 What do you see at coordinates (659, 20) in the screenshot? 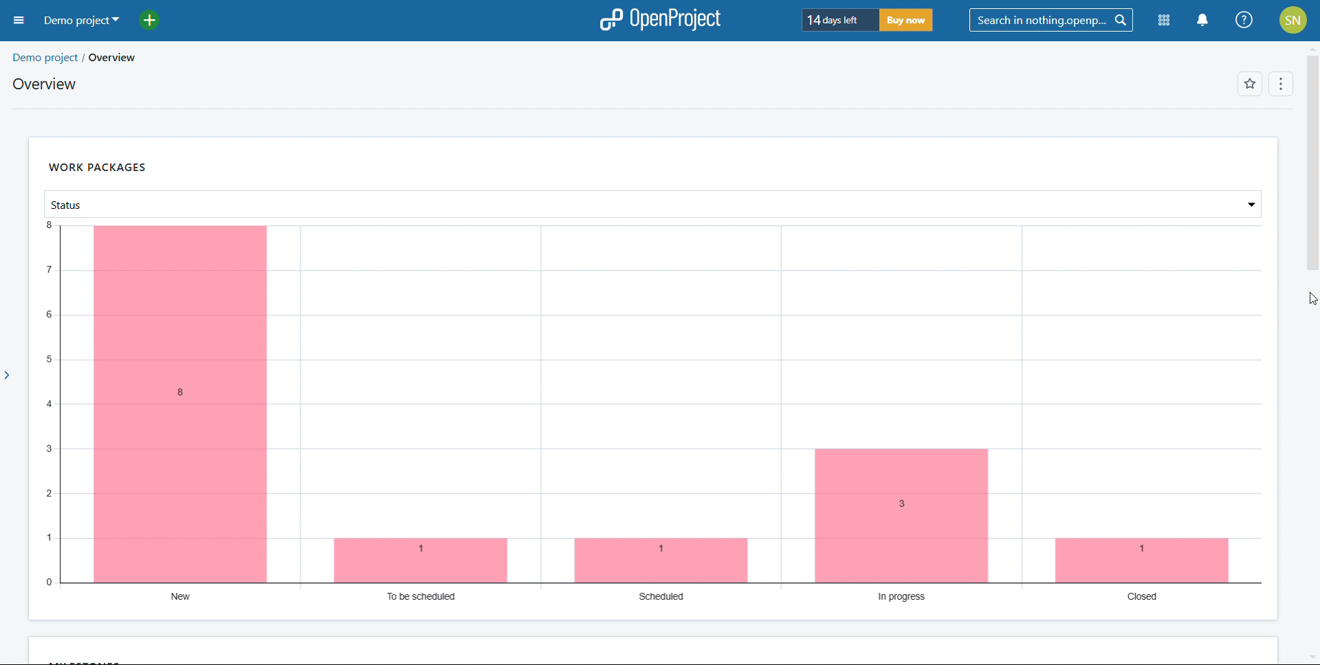
I see `logo` at bounding box center [659, 20].